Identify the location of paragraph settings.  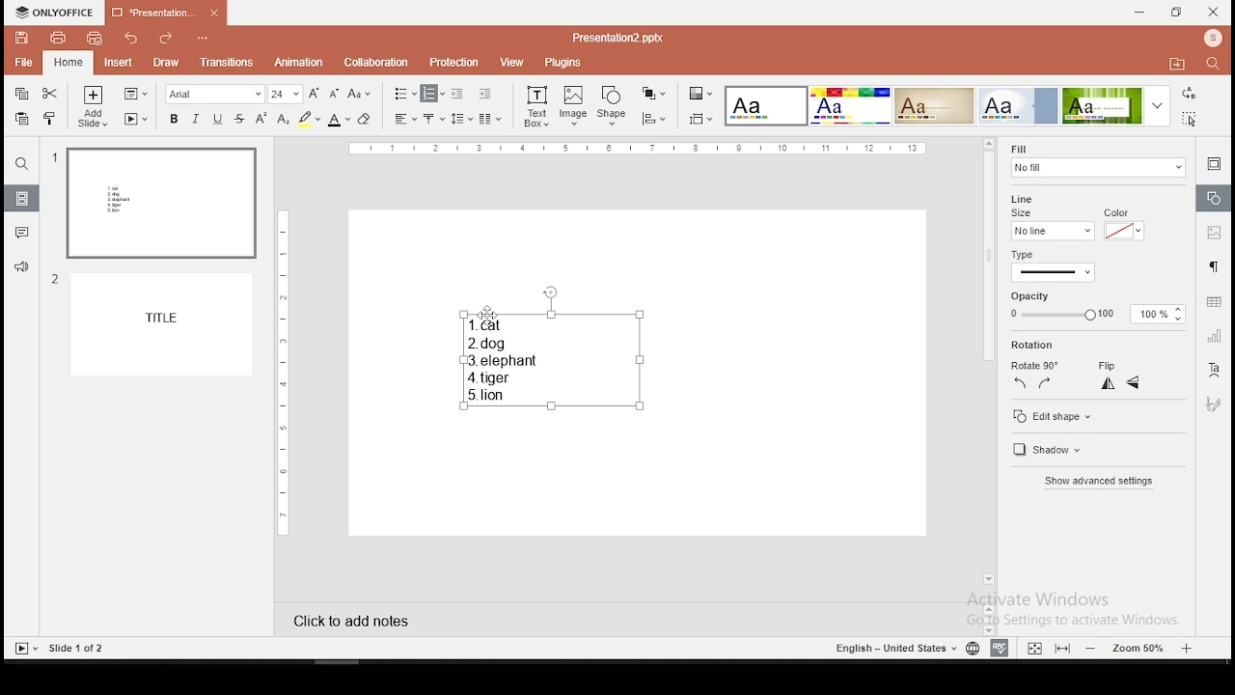
(1213, 268).